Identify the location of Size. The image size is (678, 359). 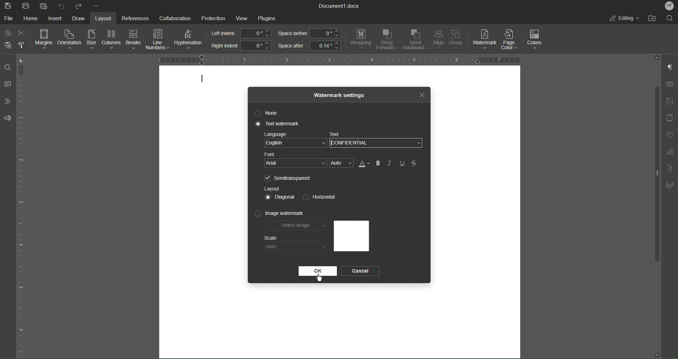
(91, 40).